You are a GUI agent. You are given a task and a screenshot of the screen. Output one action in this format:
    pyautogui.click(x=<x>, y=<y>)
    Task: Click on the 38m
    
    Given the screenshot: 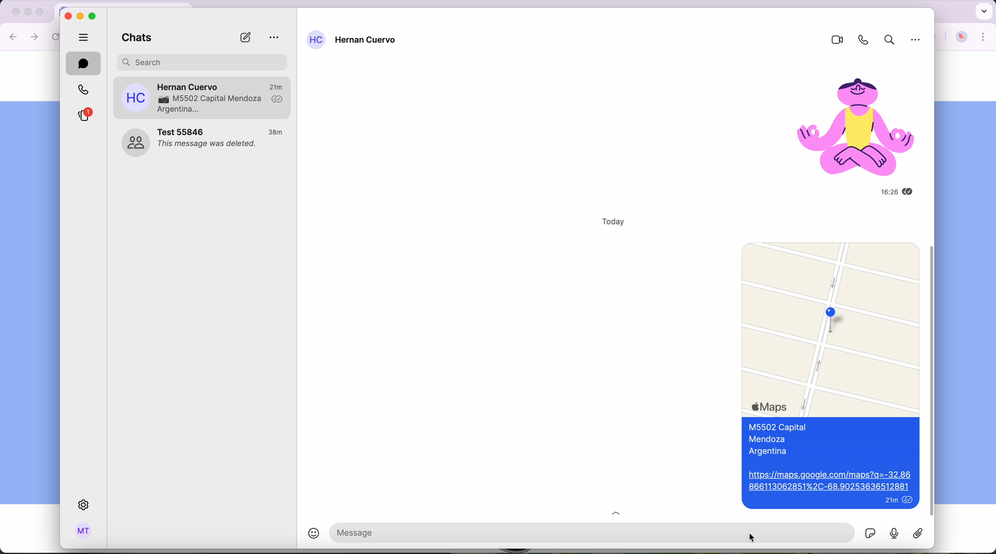 What is the action you would take?
    pyautogui.click(x=276, y=133)
    